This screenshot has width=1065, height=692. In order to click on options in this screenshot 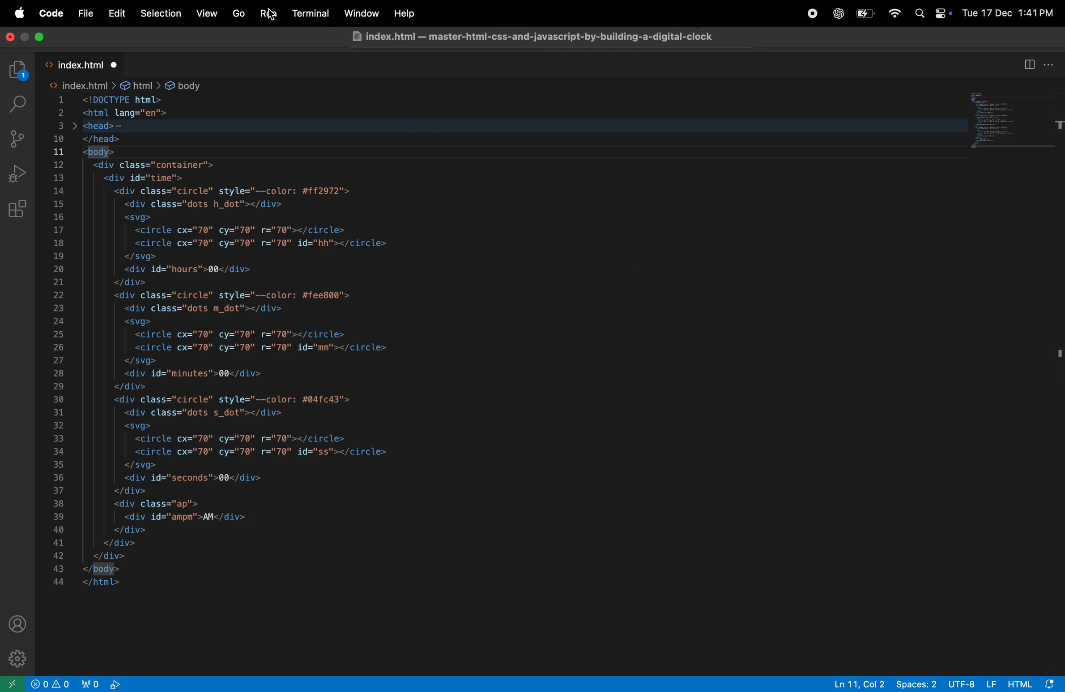, I will do `click(1051, 63)`.